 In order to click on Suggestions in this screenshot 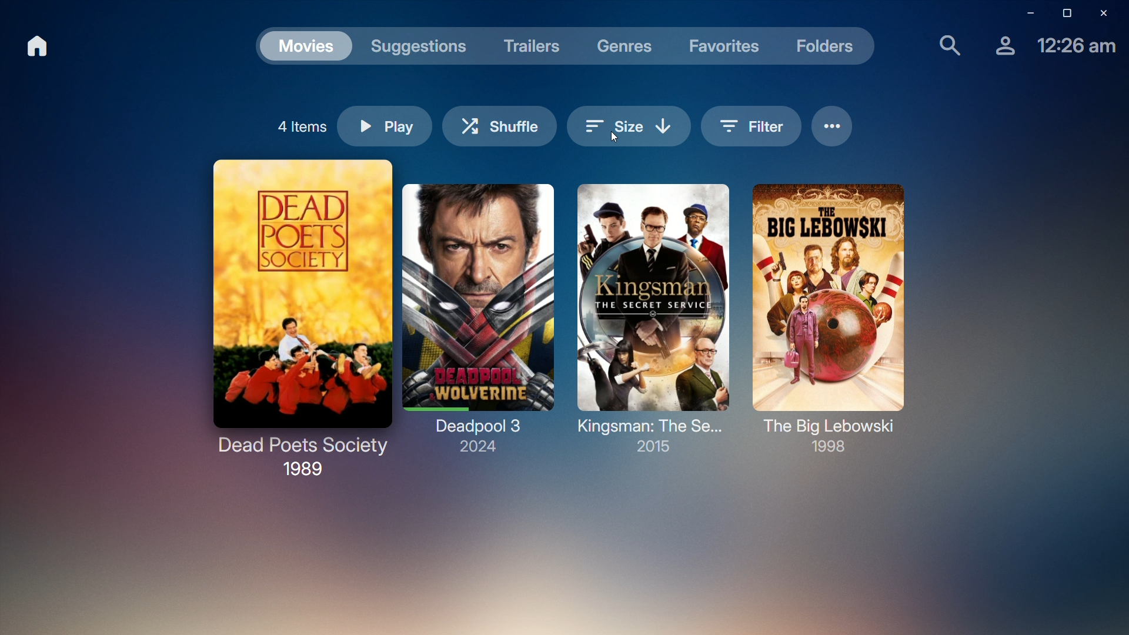, I will do `click(422, 44)`.